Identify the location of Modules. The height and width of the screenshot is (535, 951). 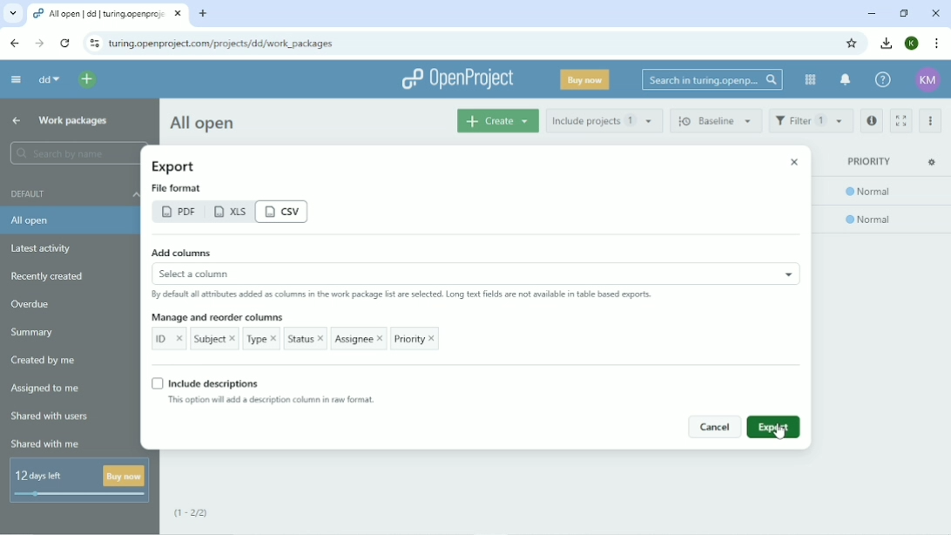
(809, 79).